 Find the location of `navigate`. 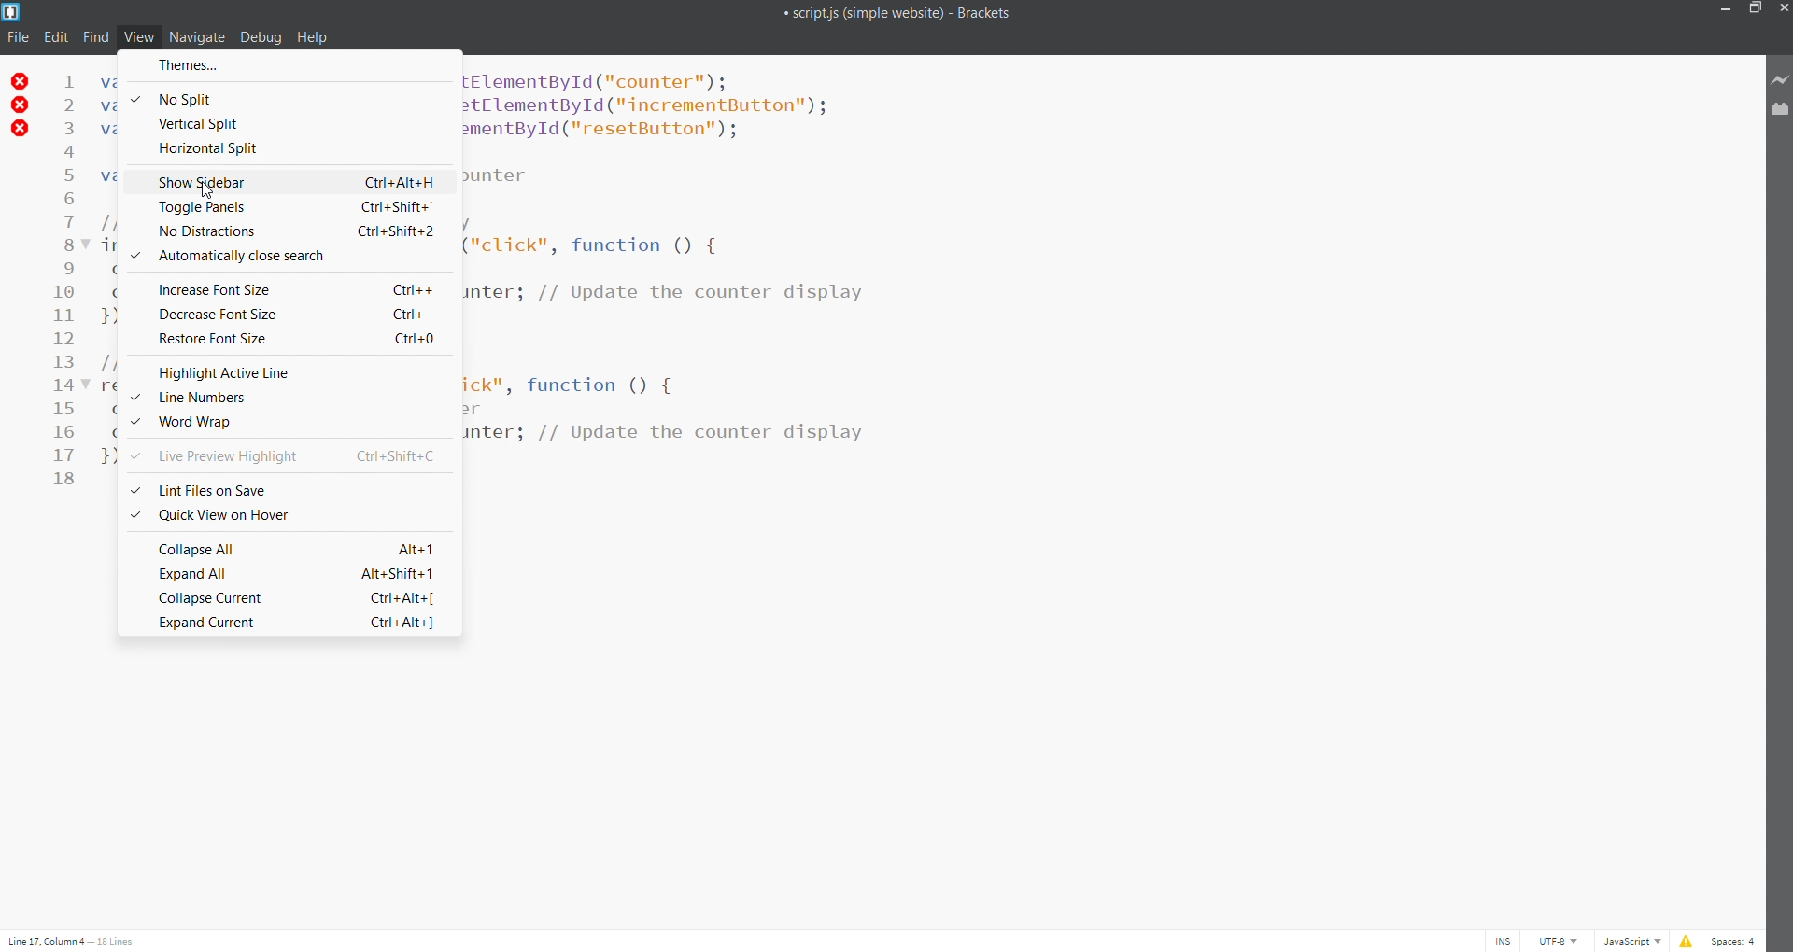

navigate is located at coordinates (198, 36).